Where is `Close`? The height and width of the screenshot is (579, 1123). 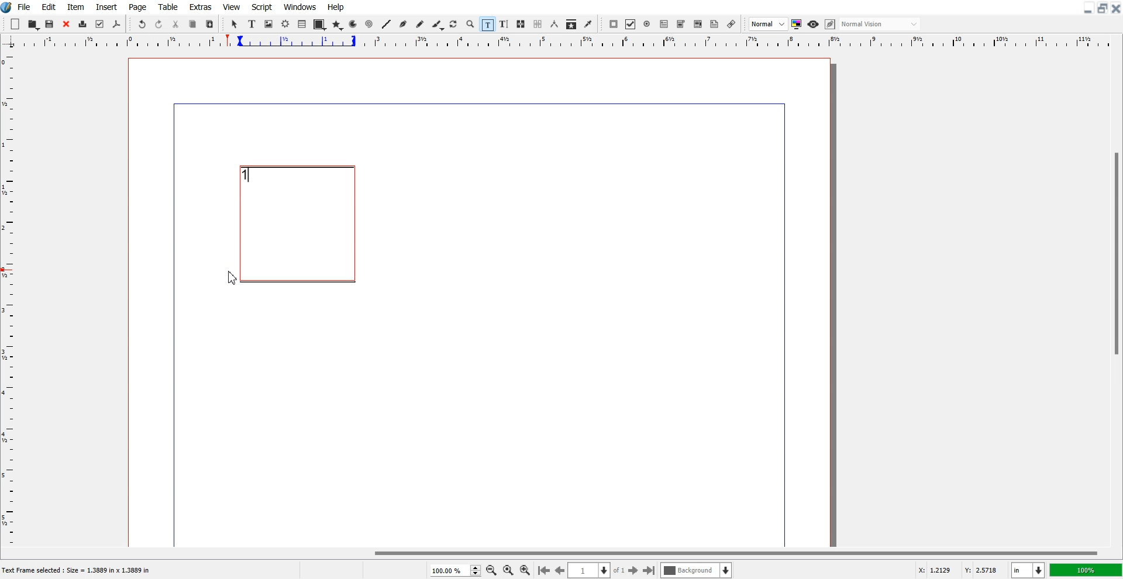 Close is located at coordinates (66, 25).